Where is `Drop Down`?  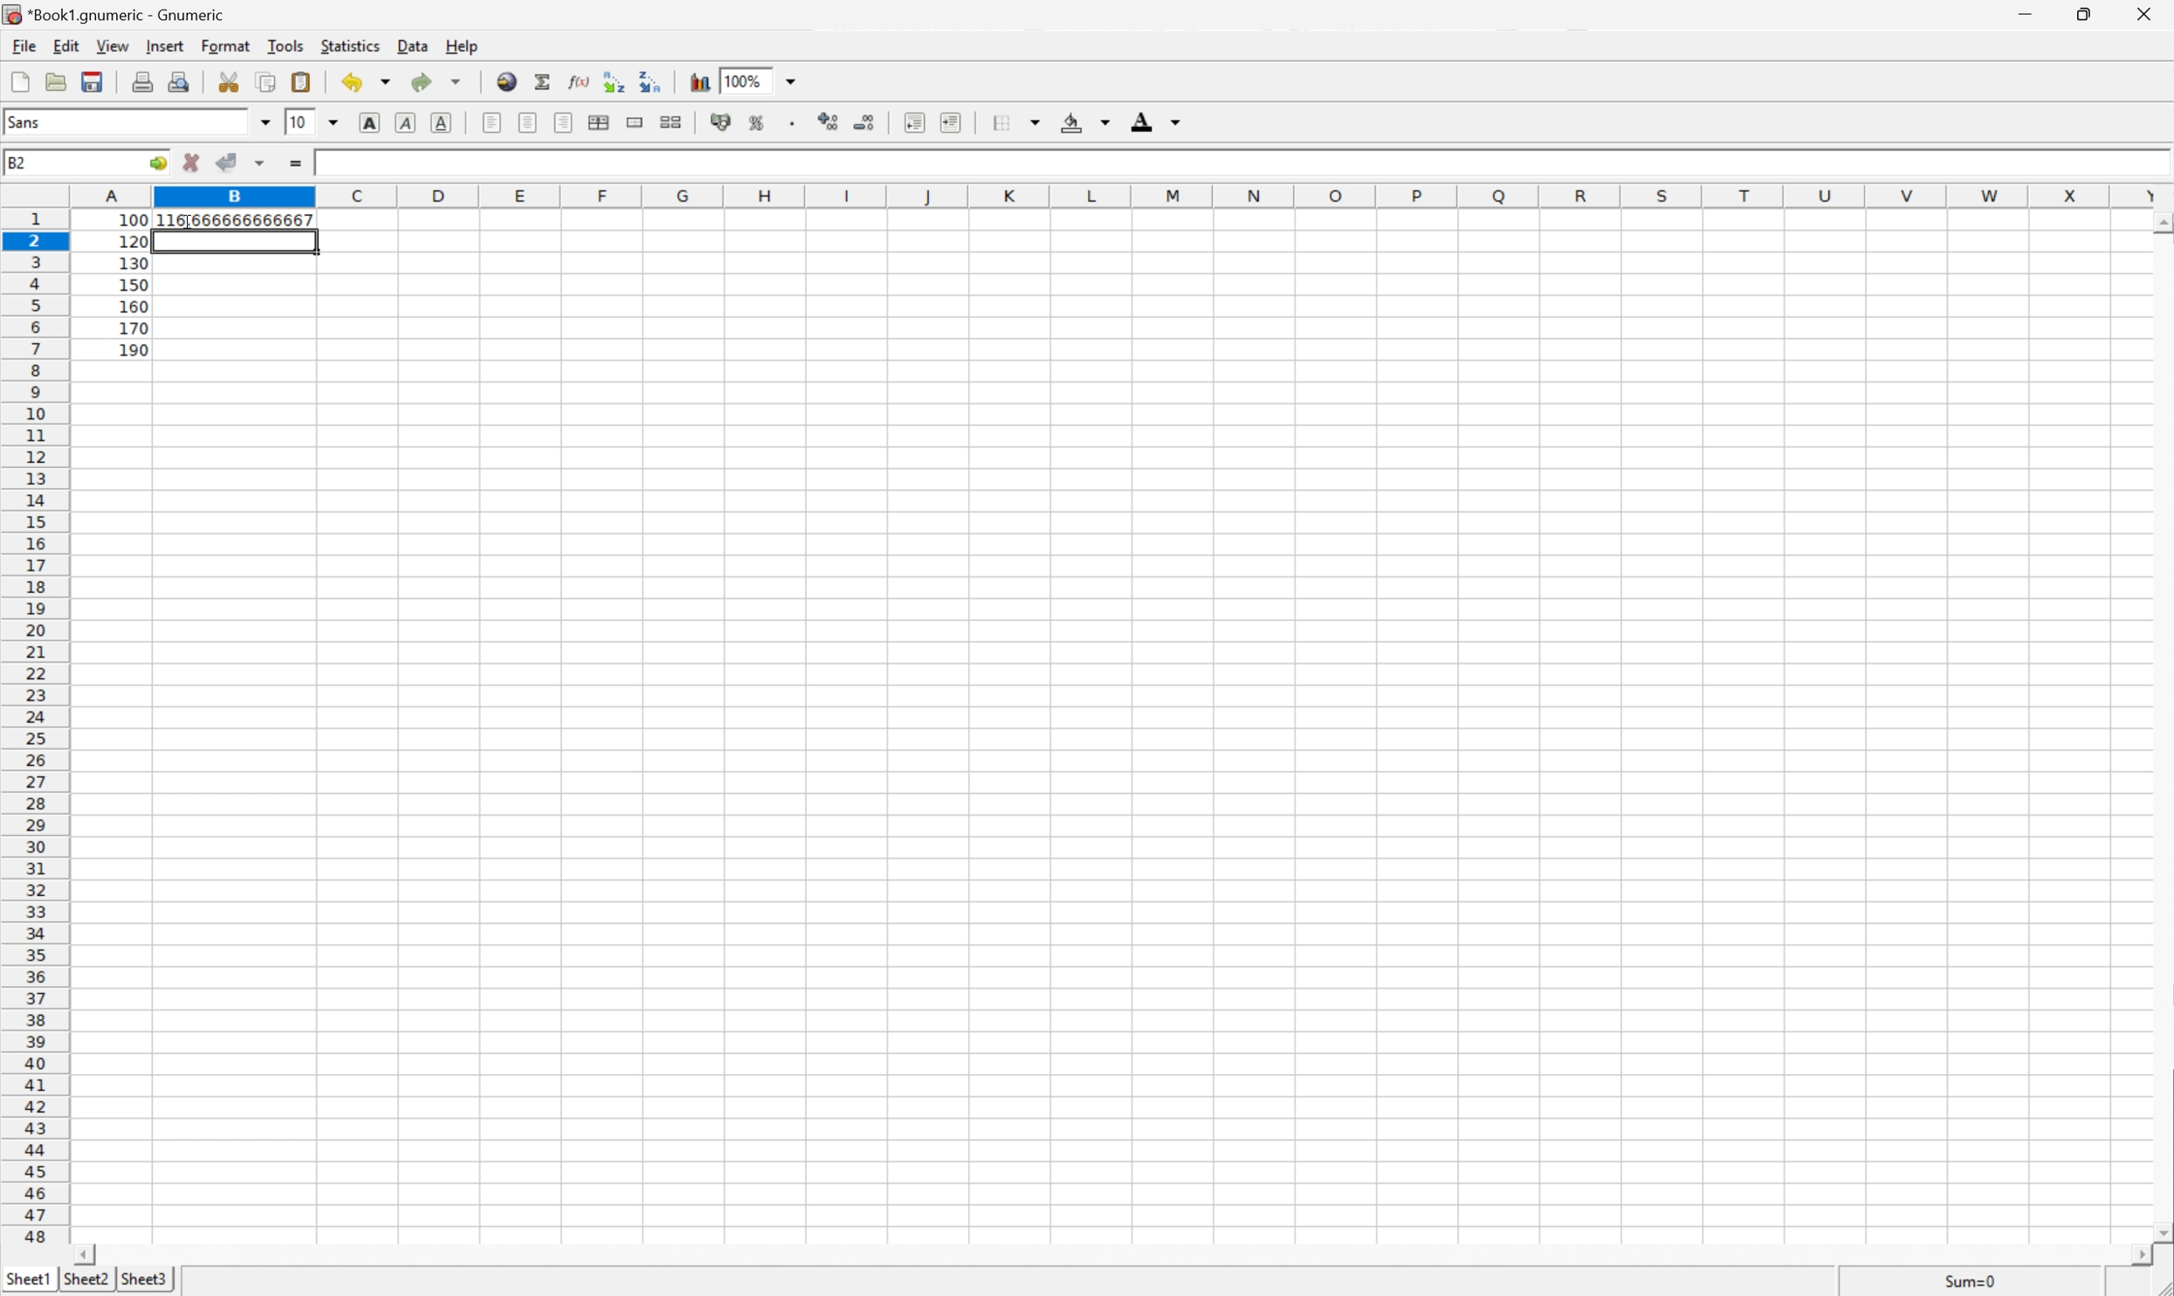
Drop Down is located at coordinates (268, 121).